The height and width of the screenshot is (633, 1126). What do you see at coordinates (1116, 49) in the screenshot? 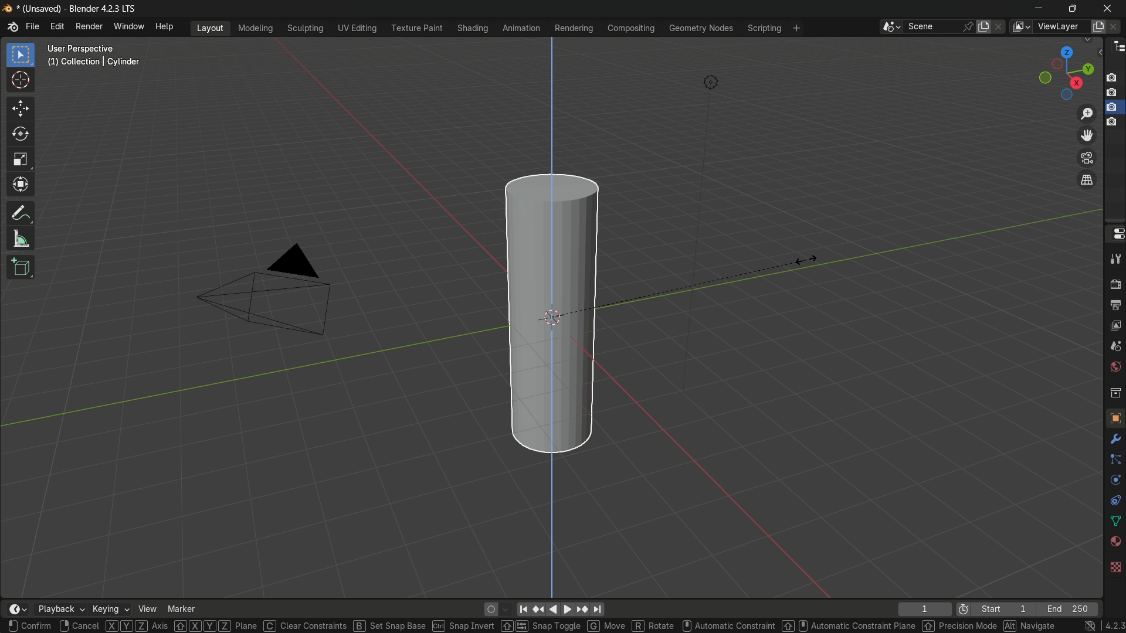
I see `outliner` at bounding box center [1116, 49].